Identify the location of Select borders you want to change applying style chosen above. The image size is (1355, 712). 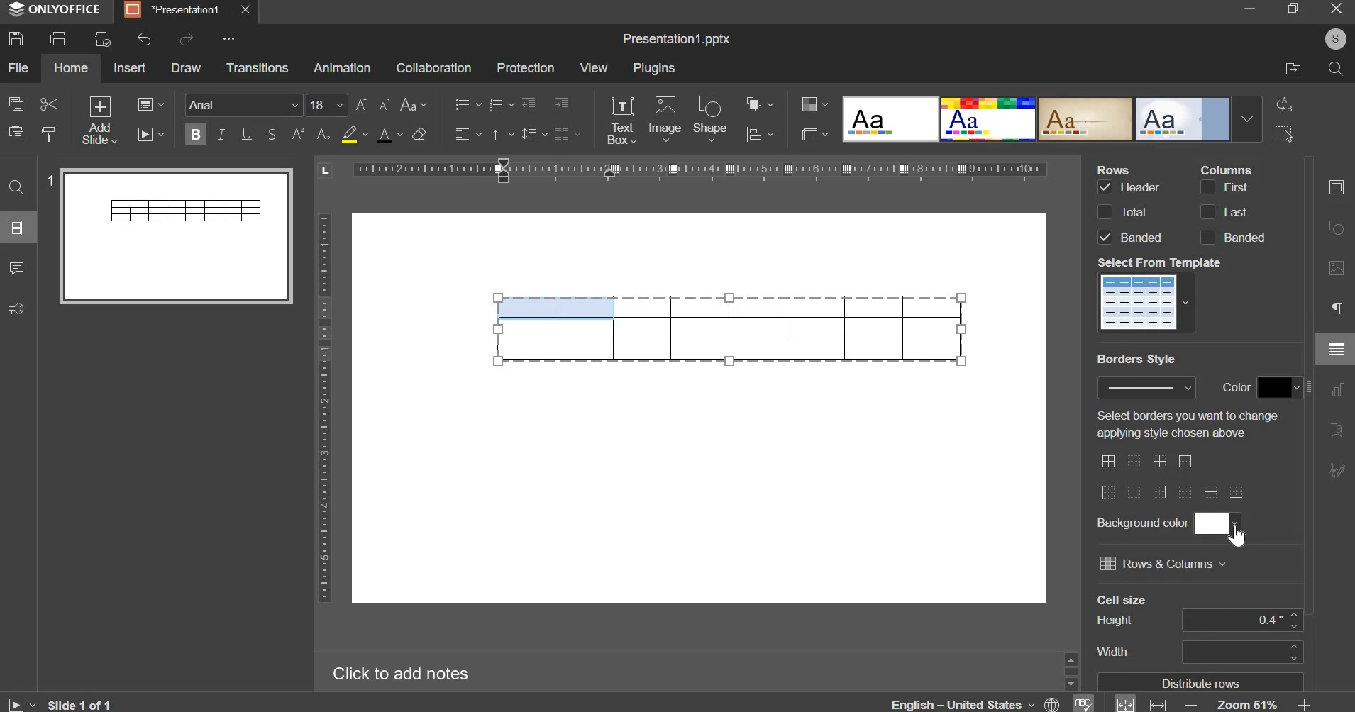
(1185, 424).